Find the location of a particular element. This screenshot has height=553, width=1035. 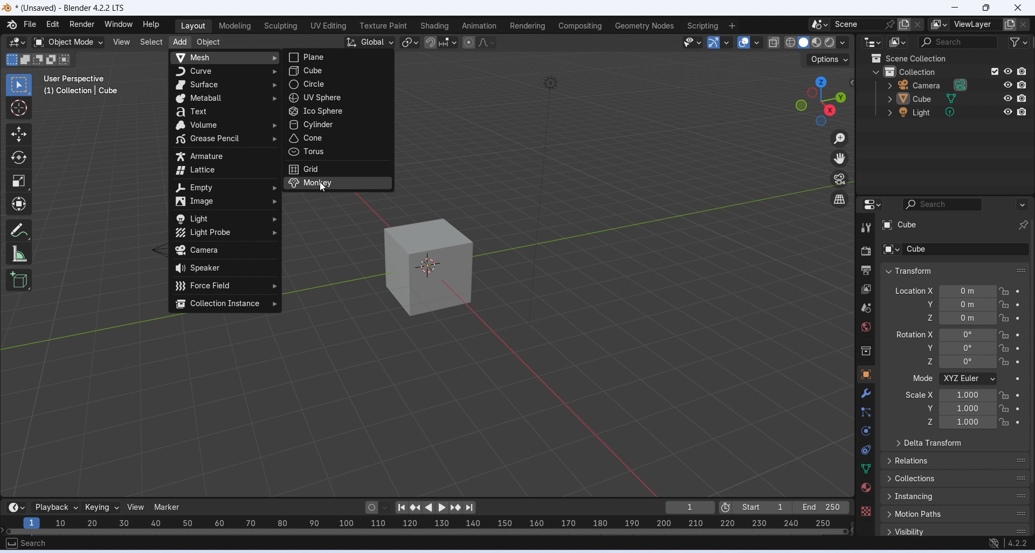

press space bar to search is located at coordinates (11, 543).